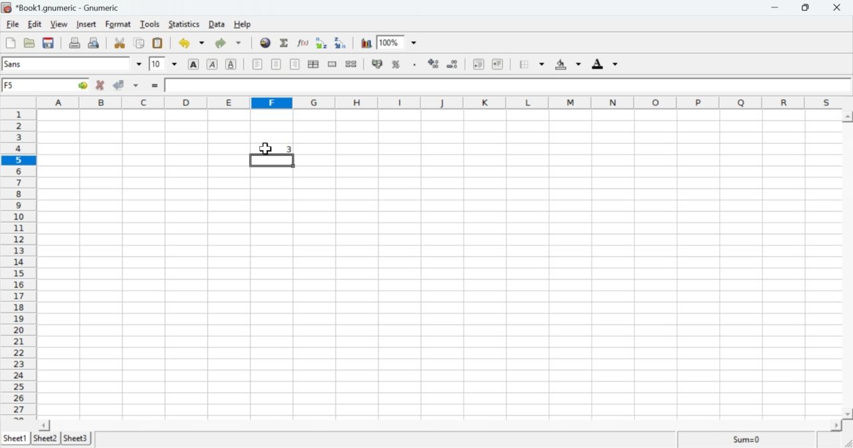 This screenshot has height=448, width=853. What do you see at coordinates (502, 85) in the screenshot?
I see `Contents of active cell` at bounding box center [502, 85].